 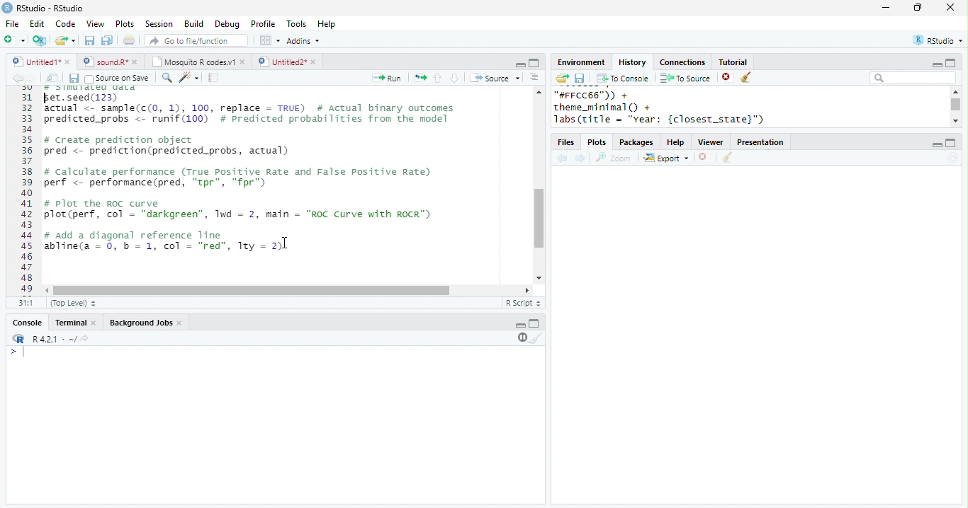 I want to click on scroll left, so click(x=48, y=291).